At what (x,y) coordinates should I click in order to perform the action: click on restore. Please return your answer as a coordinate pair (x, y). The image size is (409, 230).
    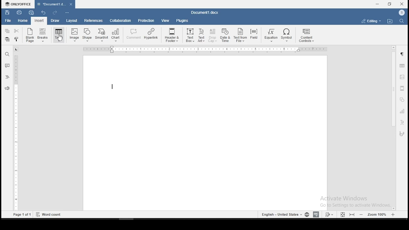
    Looking at the image, I should click on (390, 4).